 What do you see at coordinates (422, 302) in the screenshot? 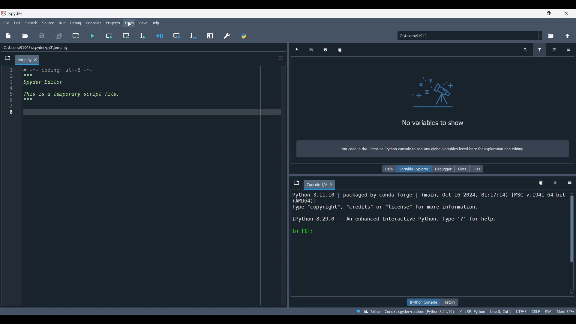
I see `IPython console` at bounding box center [422, 302].